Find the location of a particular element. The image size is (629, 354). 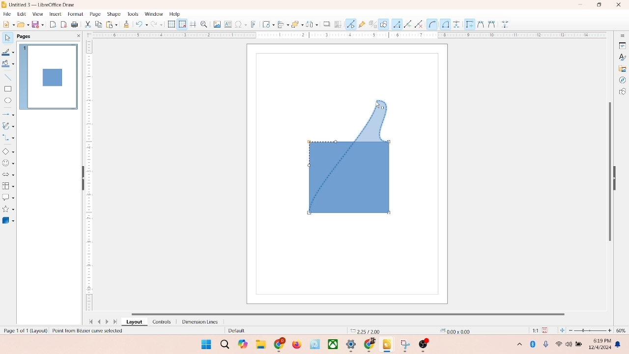

cursor is located at coordinates (377, 107).